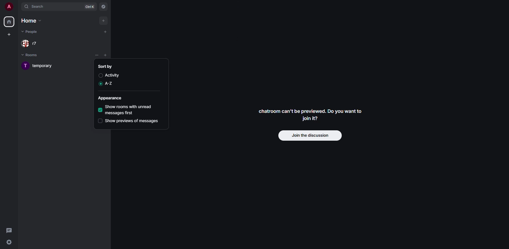 The image size is (509, 249). Describe the element at coordinates (35, 7) in the screenshot. I see `search` at that location.